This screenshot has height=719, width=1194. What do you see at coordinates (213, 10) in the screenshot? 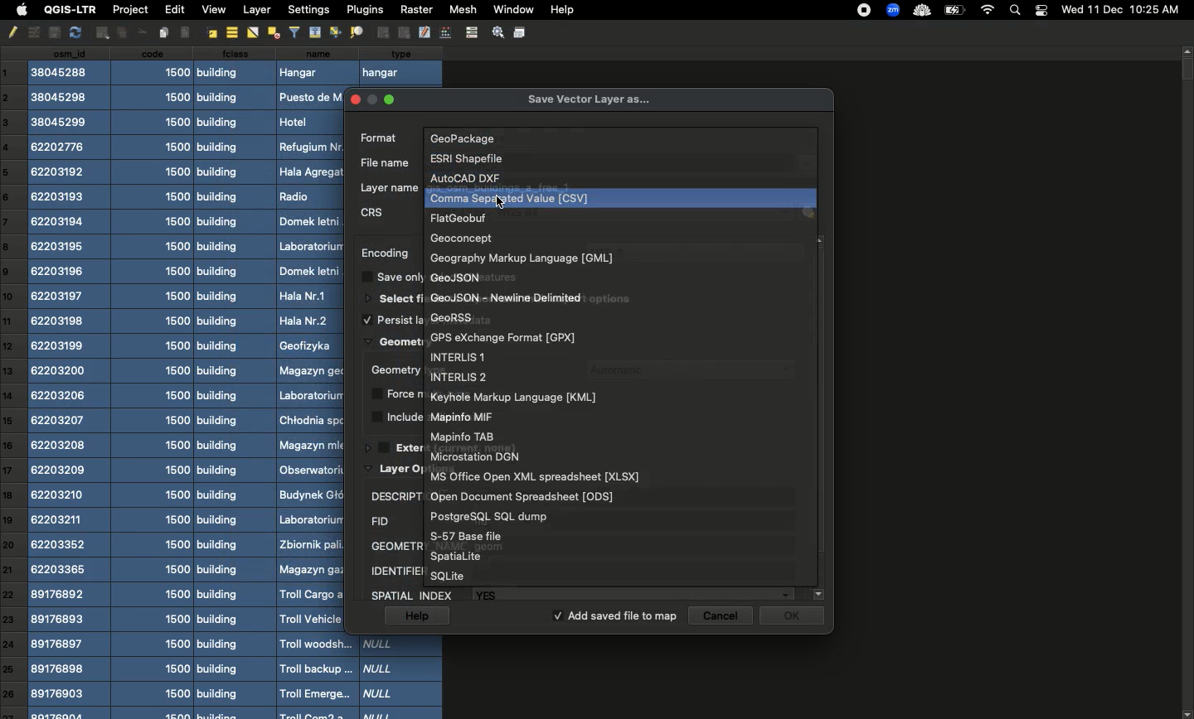
I see `View` at bounding box center [213, 10].